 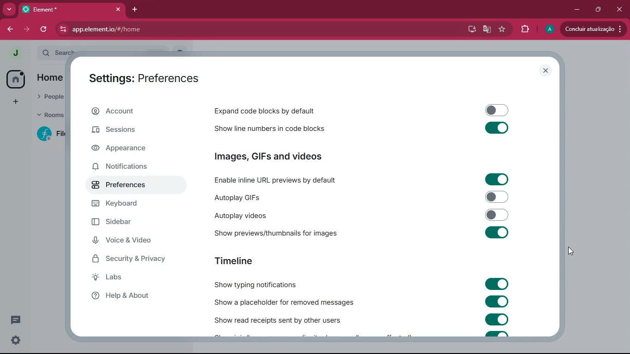 I want to click on show line numbers in code blocks, so click(x=277, y=129).